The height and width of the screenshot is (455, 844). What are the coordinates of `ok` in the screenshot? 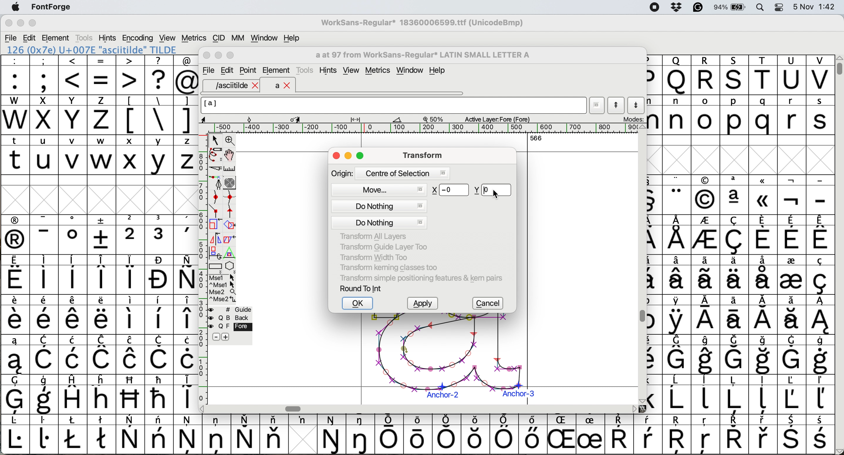 It's located at (358, 304).